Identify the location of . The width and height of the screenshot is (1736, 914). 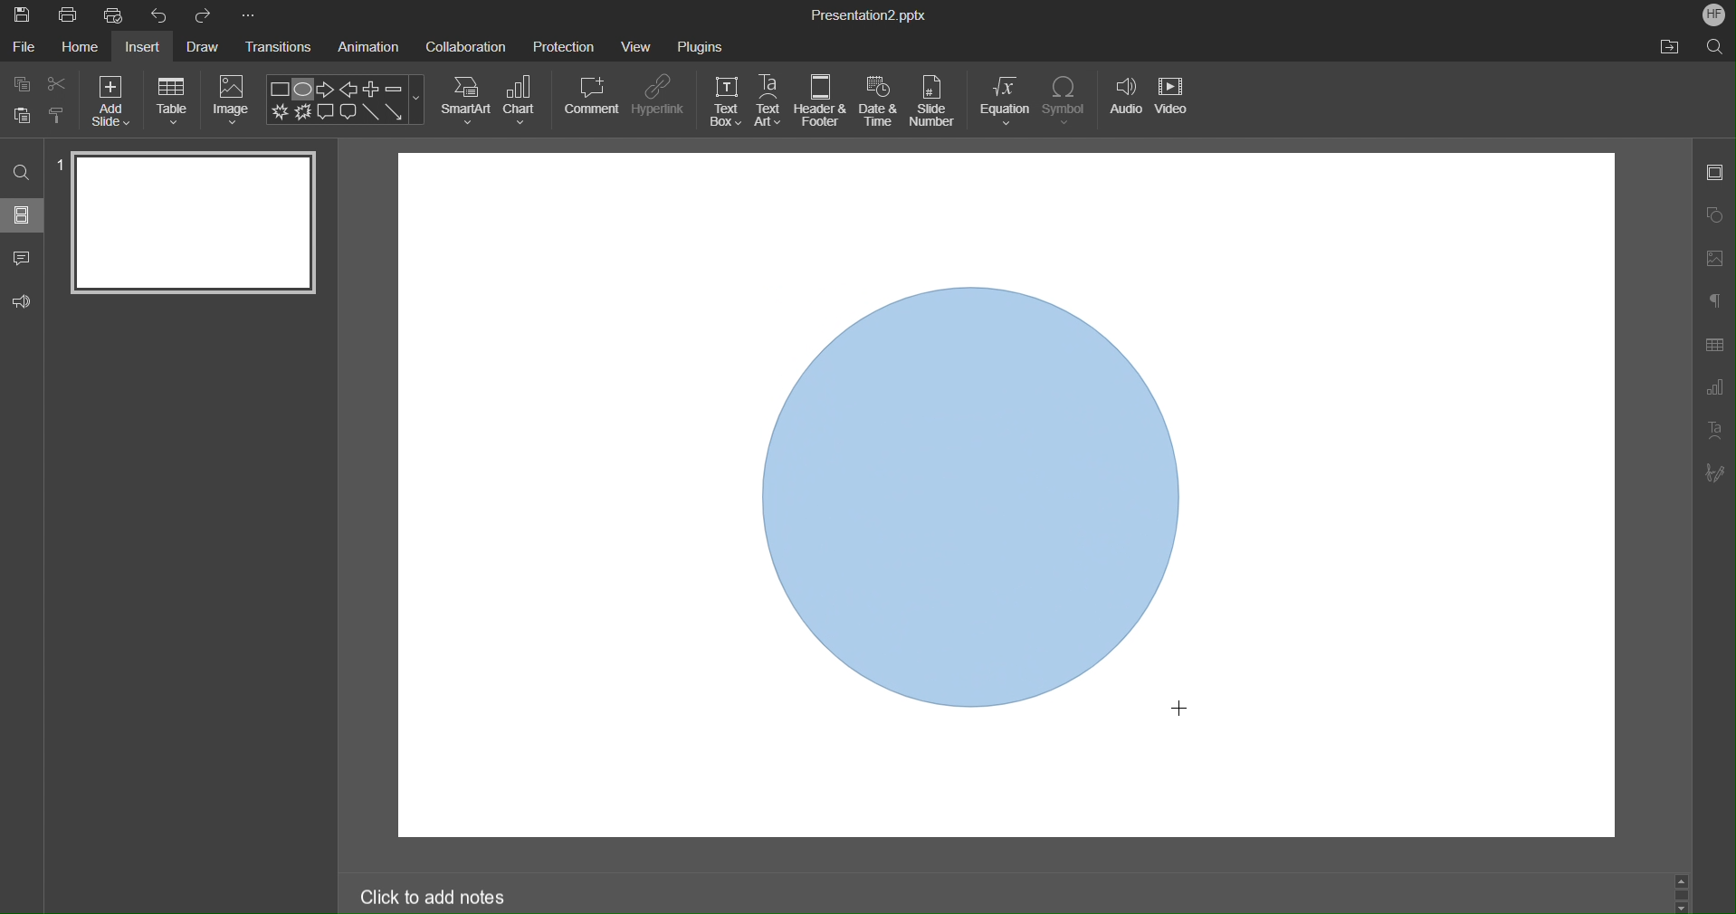
(23, 114).